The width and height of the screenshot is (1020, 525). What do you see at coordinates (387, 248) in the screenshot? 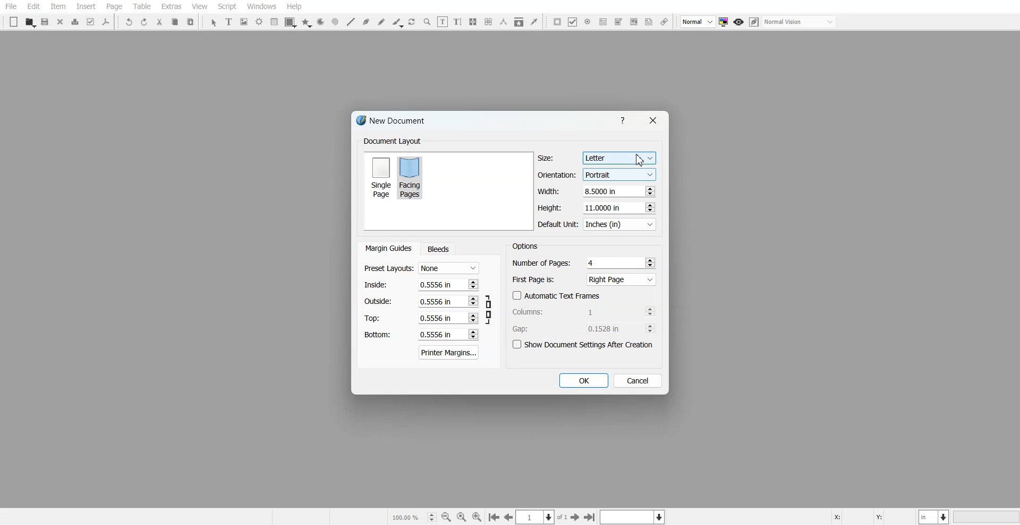
I see `Margin Guides` at bounding box center [387, 248].